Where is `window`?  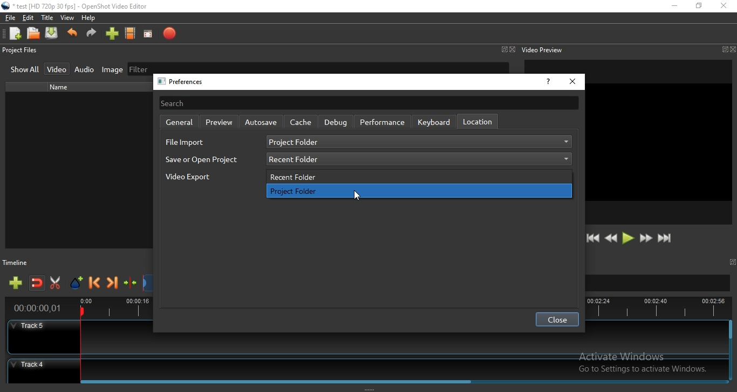 window is located at coordinates (734, 262).